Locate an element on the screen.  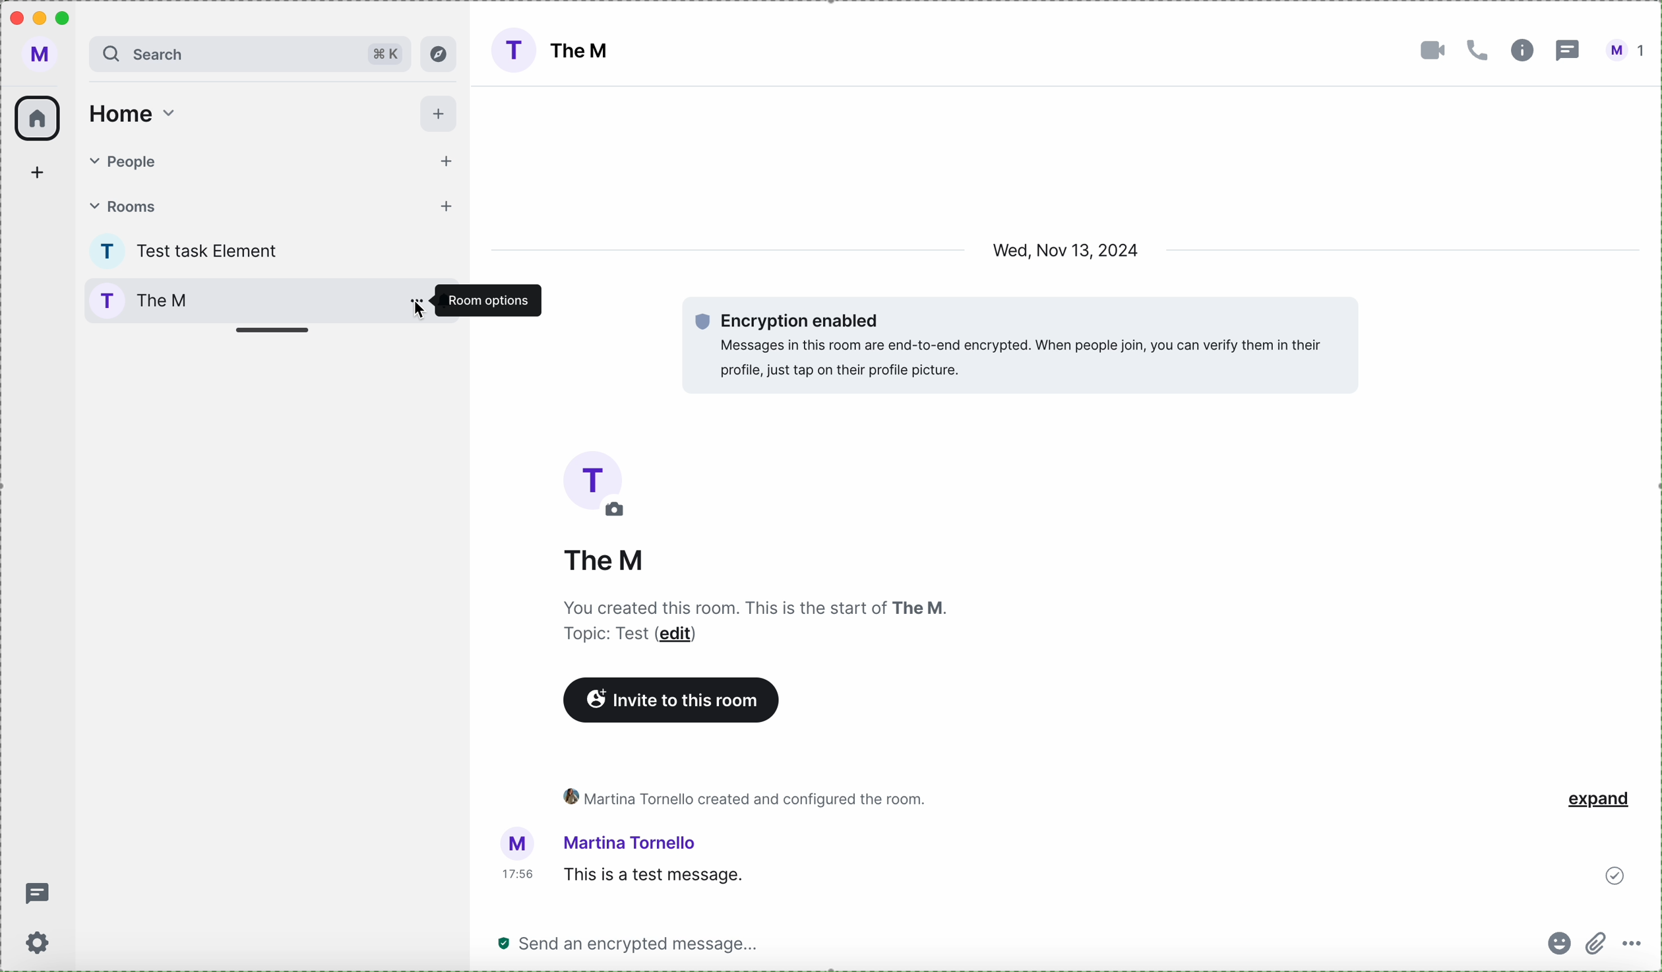
information room is located at coordinates (1523, 51).